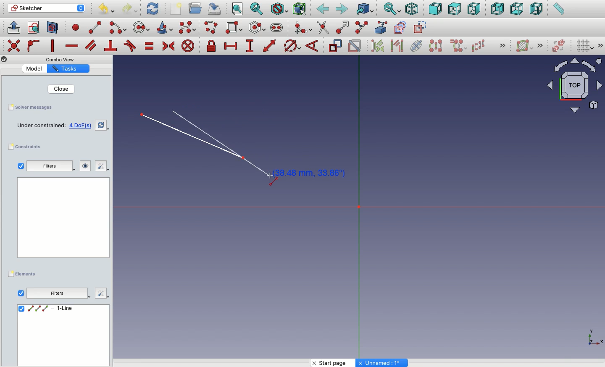  Describe the element at coordinates (270, 46) in the screenshot. I see `Constrain distance` at that location.